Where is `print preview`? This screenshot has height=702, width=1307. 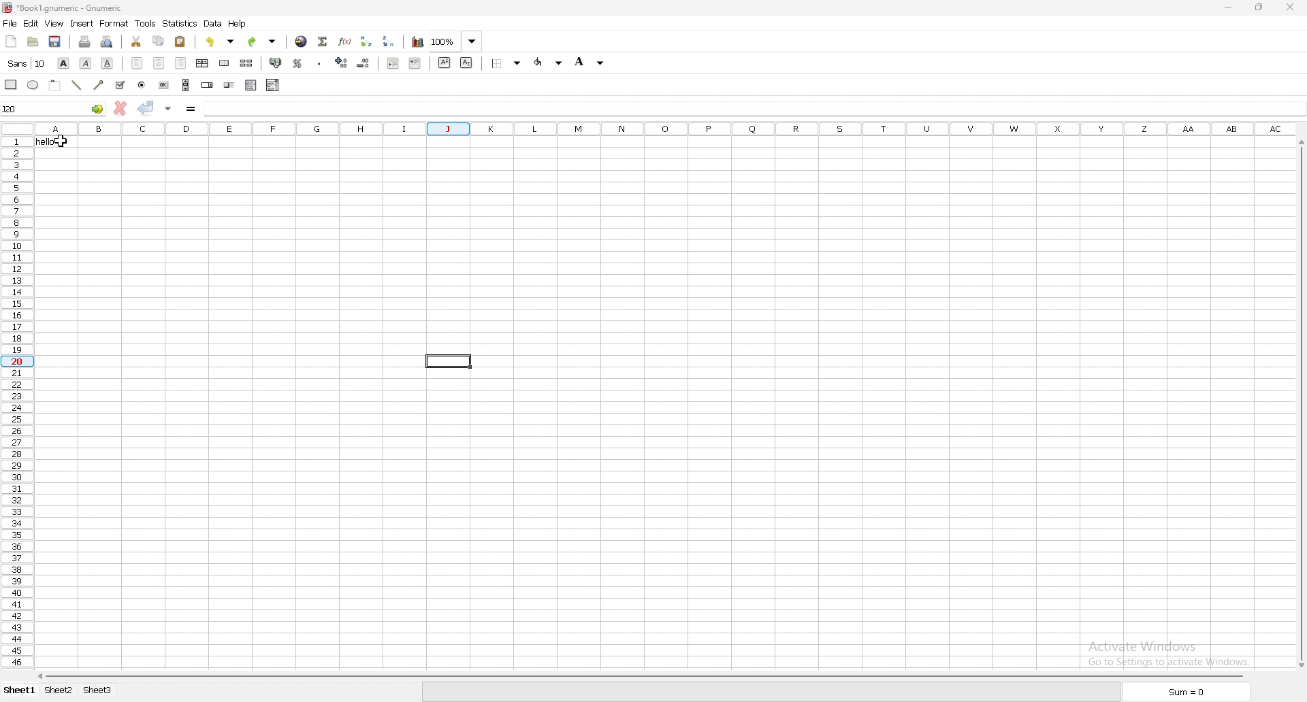 print preview is located at coordinates (108, 41).